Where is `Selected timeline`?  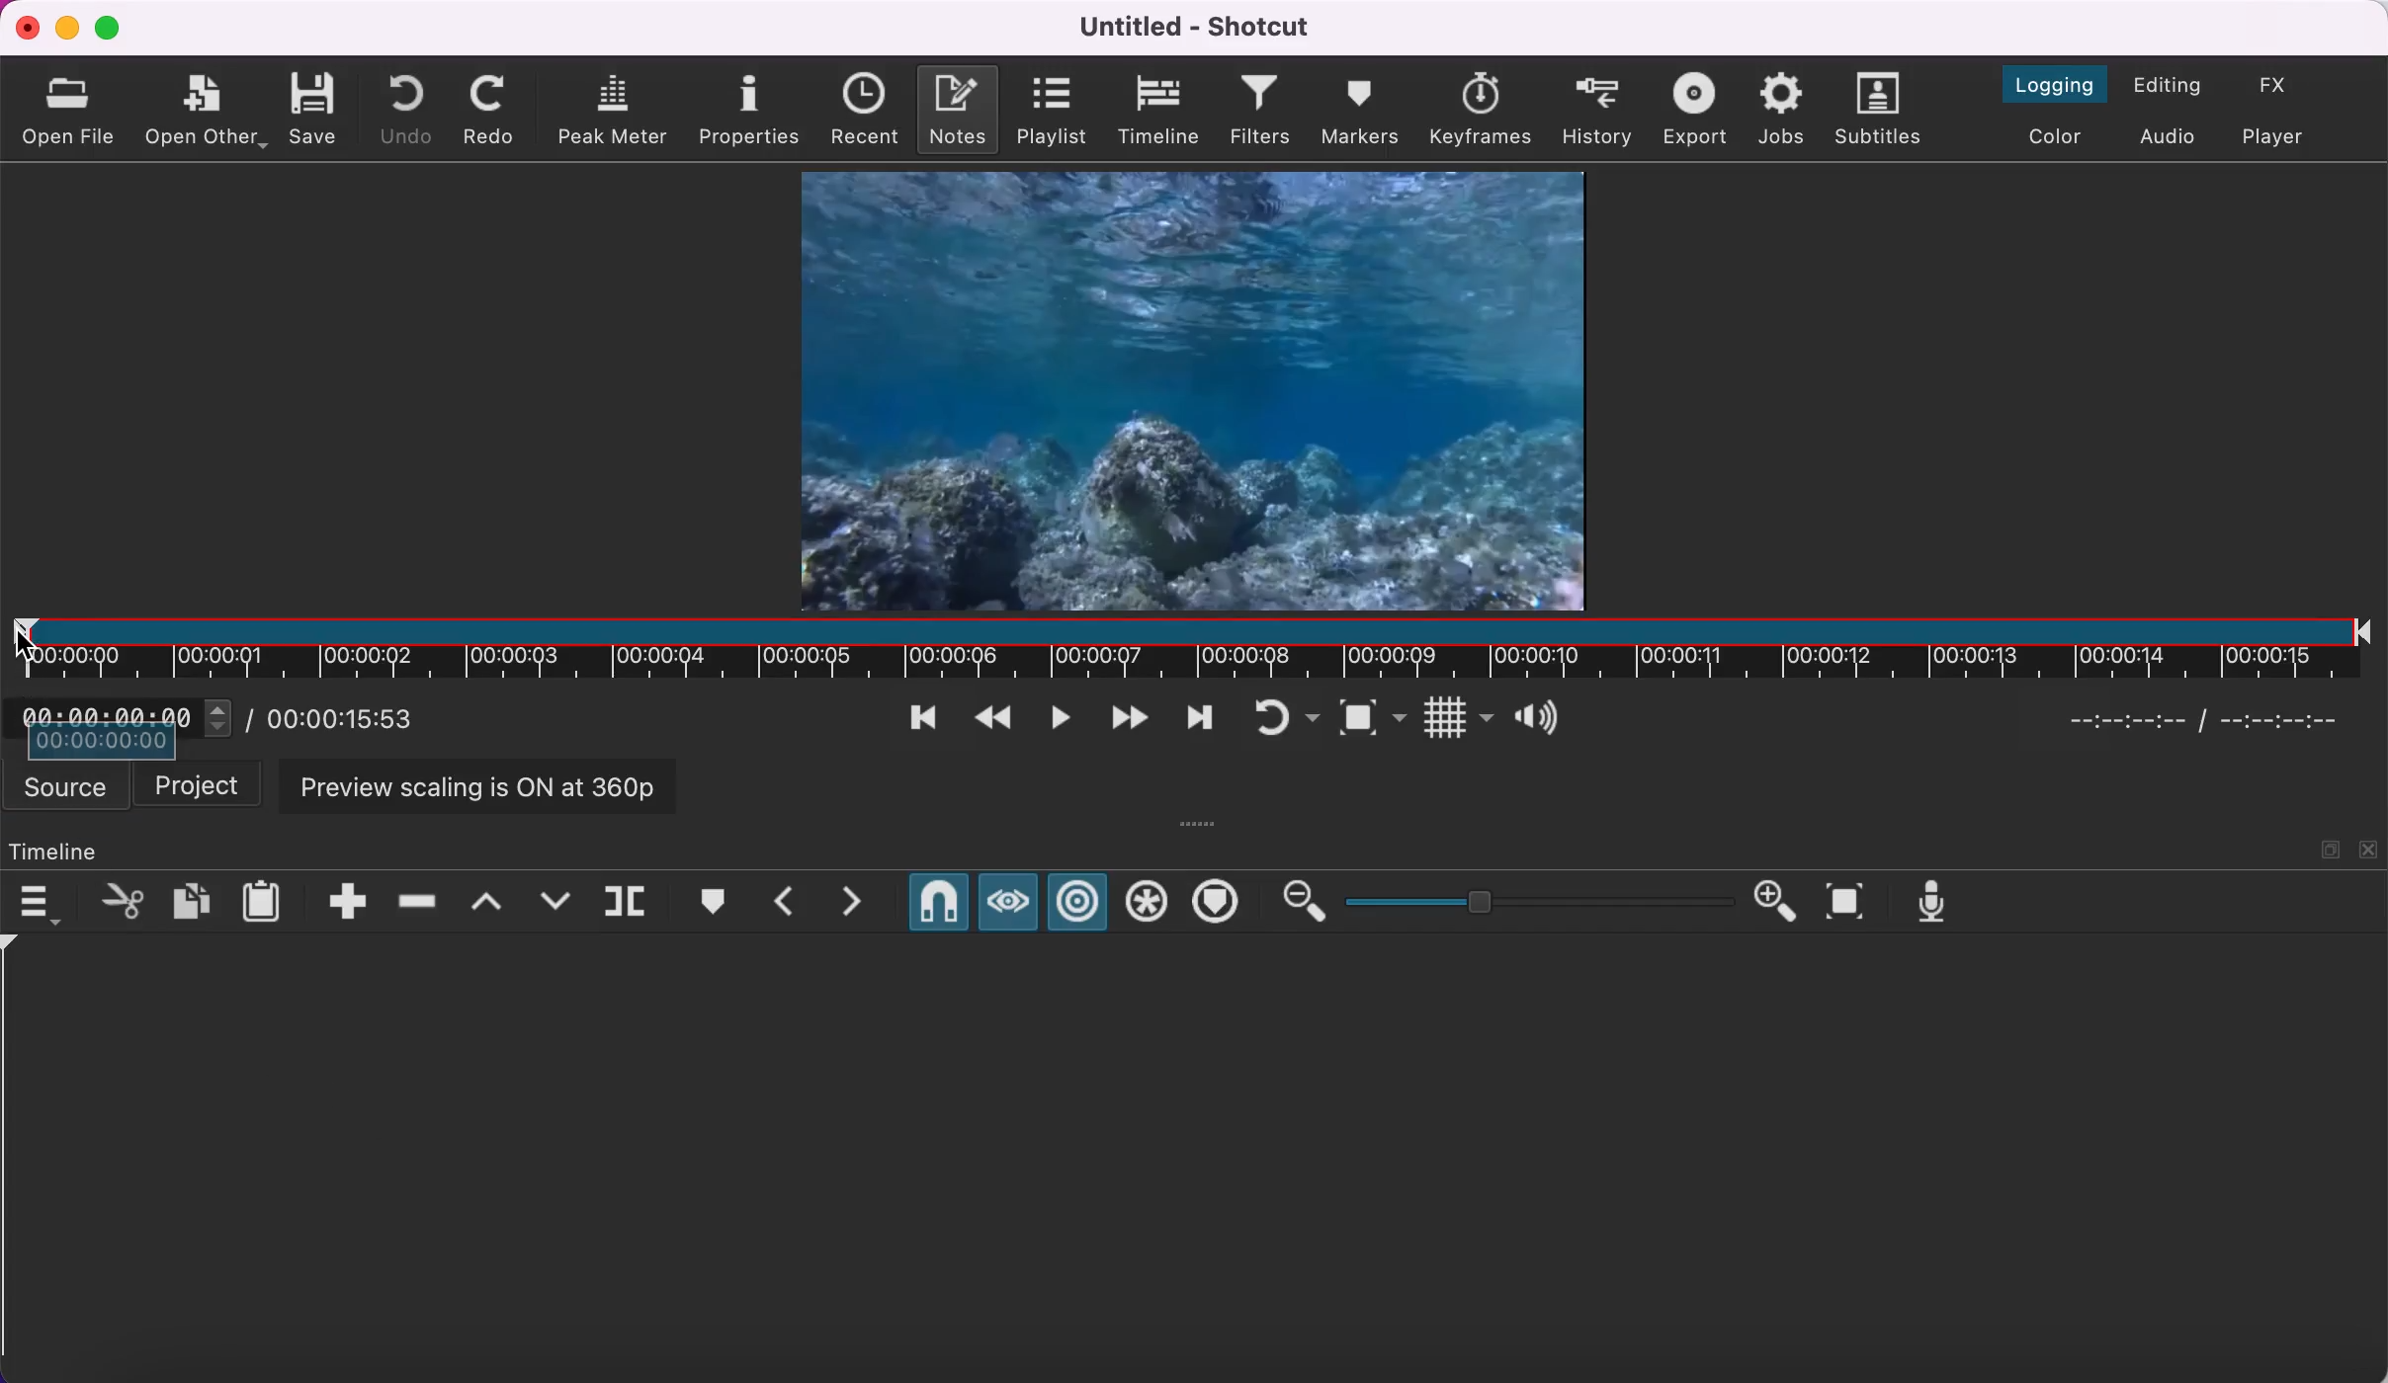
Selected timeline is located at coordinates (2193, 733).